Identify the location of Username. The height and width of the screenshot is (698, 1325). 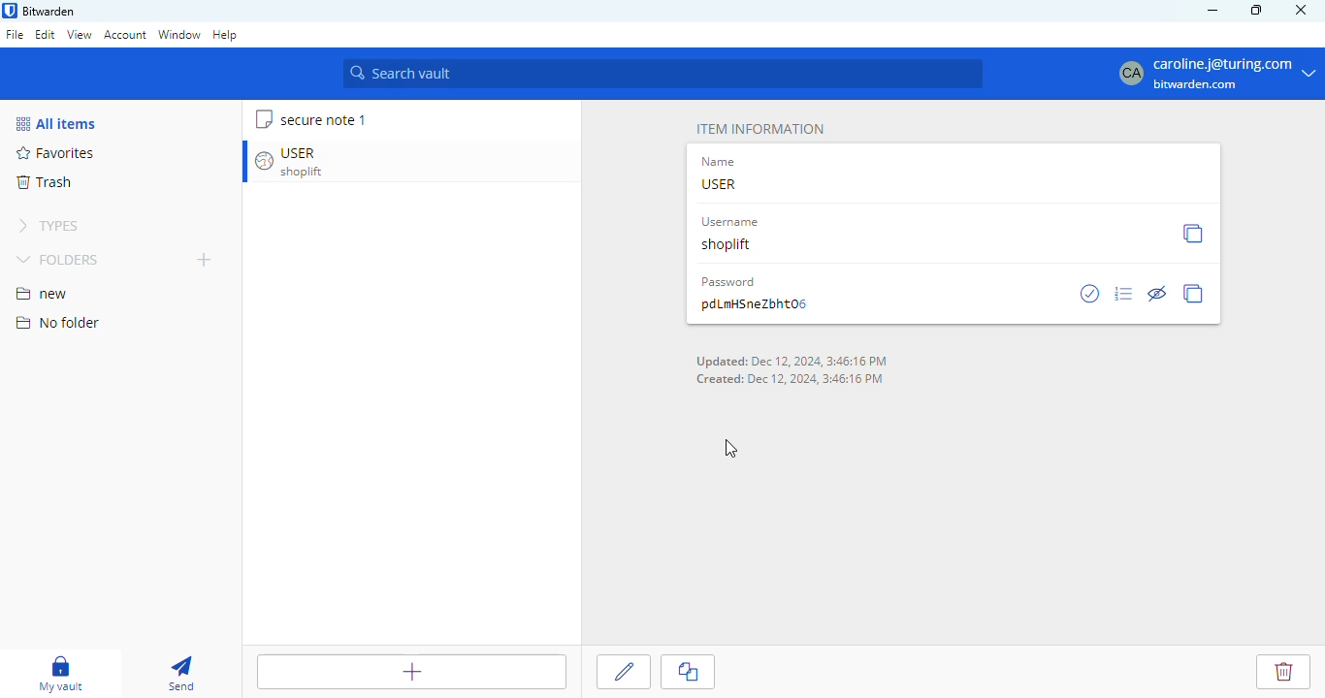
(732, 223).